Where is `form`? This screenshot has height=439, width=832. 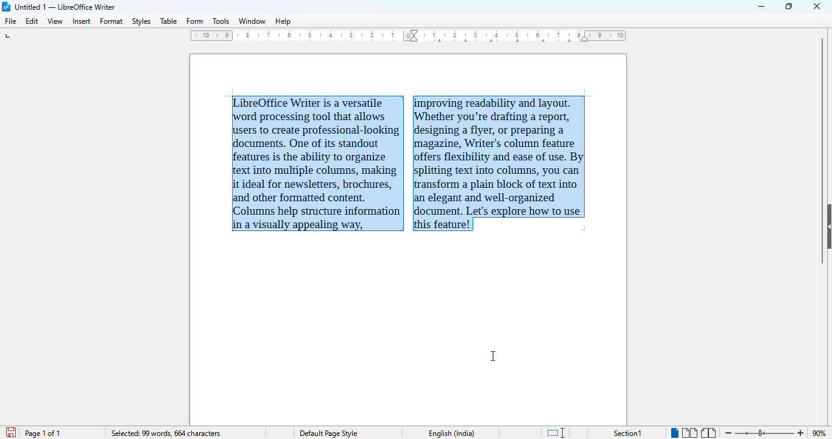 form is located at coordinates (195, 21).